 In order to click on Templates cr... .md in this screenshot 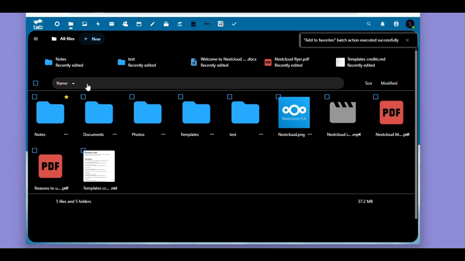, I will do `click(104, 188)`.